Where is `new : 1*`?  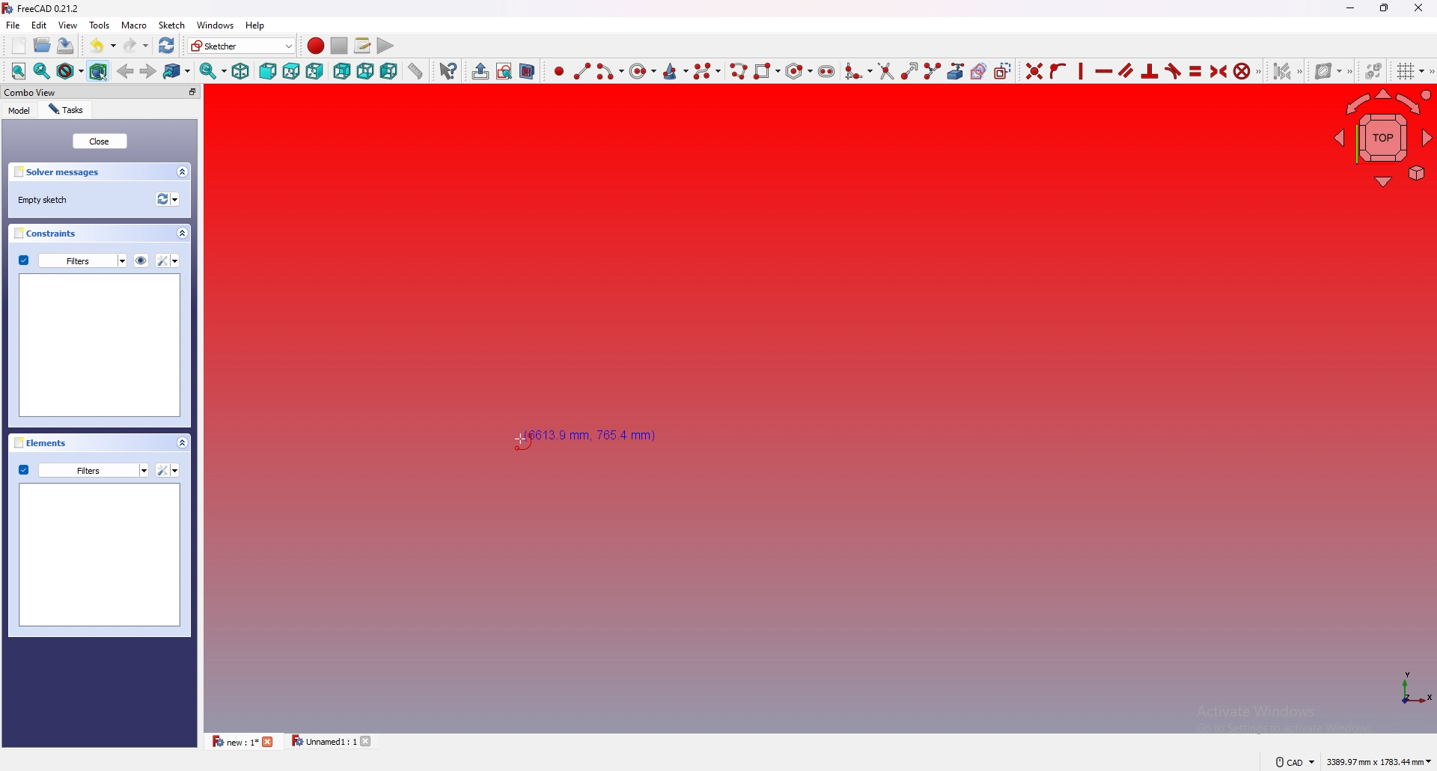 new : 1* is located at coordinates (234, 741).